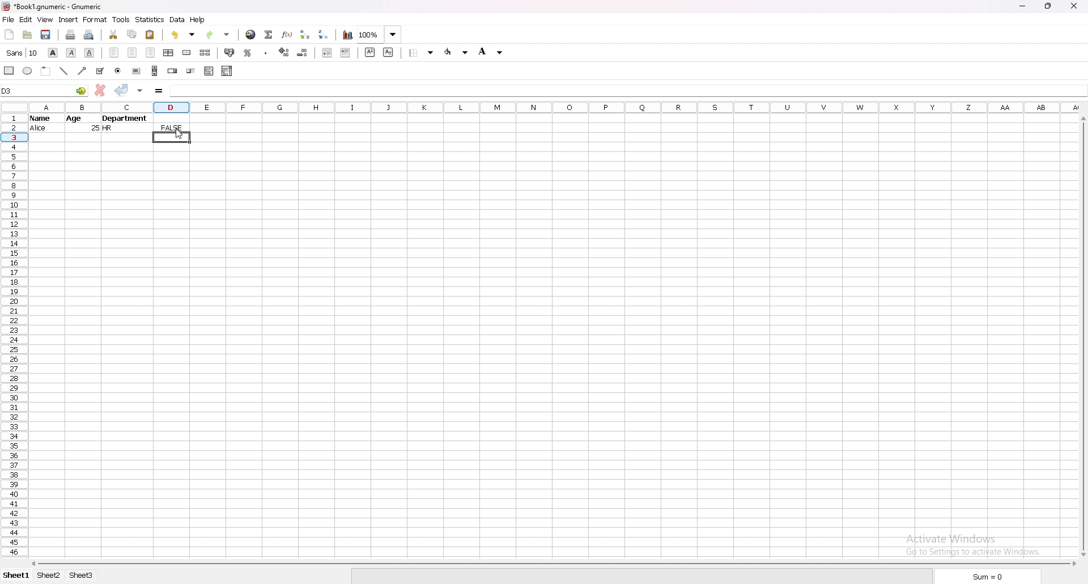 The height and width of the screenshot is (584, 1088). Describe the element at coordinates (626, 91) in the screenshot. I see `selected cell` at that location.